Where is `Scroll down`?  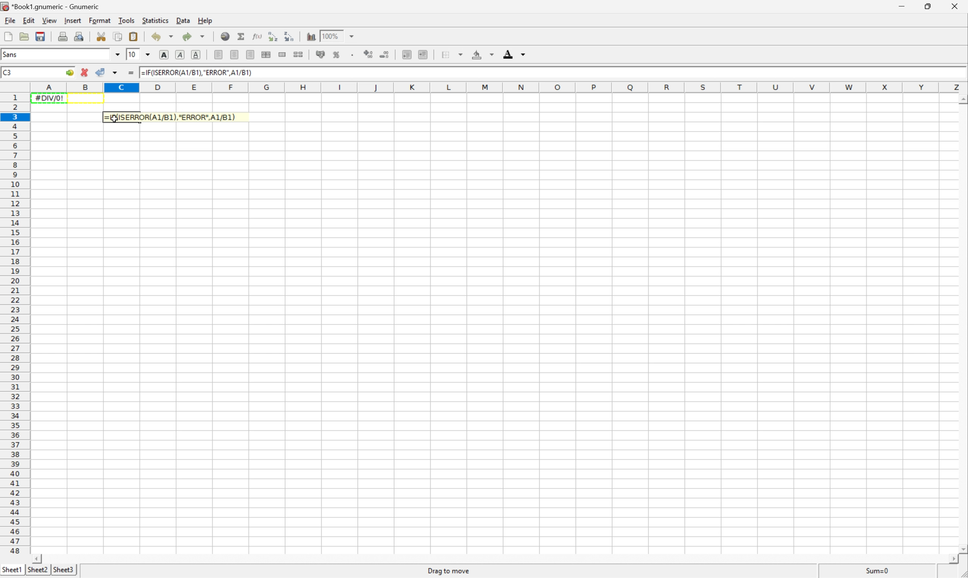
Scroll down is located at coordinates (961, 549).